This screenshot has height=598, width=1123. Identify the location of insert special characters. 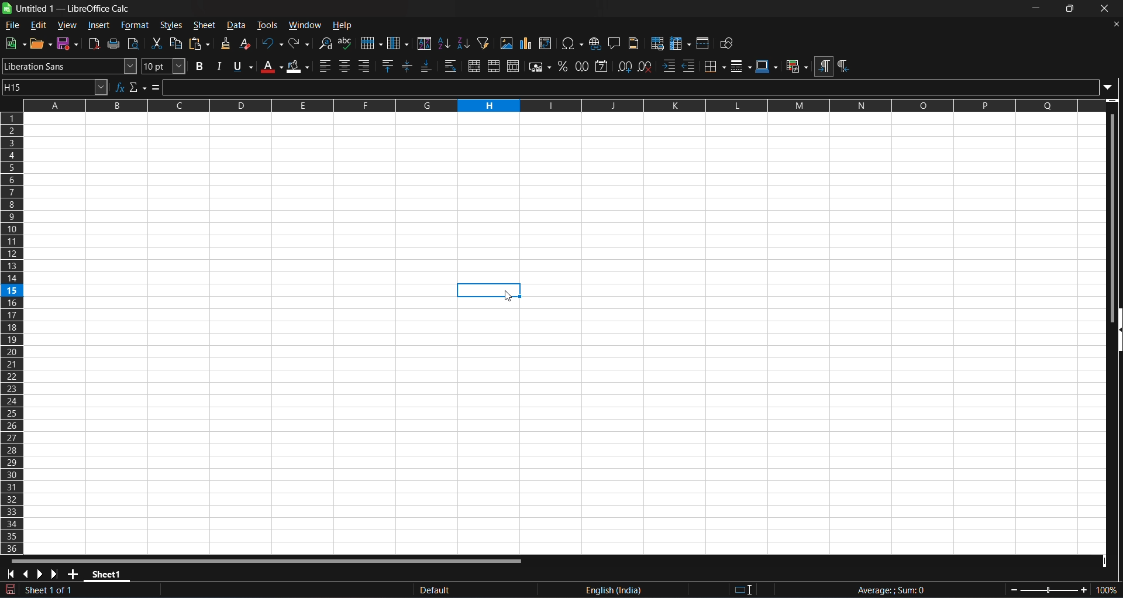
(571, 43).